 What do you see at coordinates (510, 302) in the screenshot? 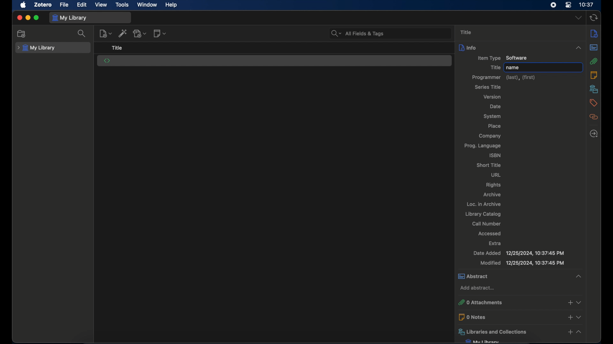
I see `0 attachments` at bounding box center [510, 302].